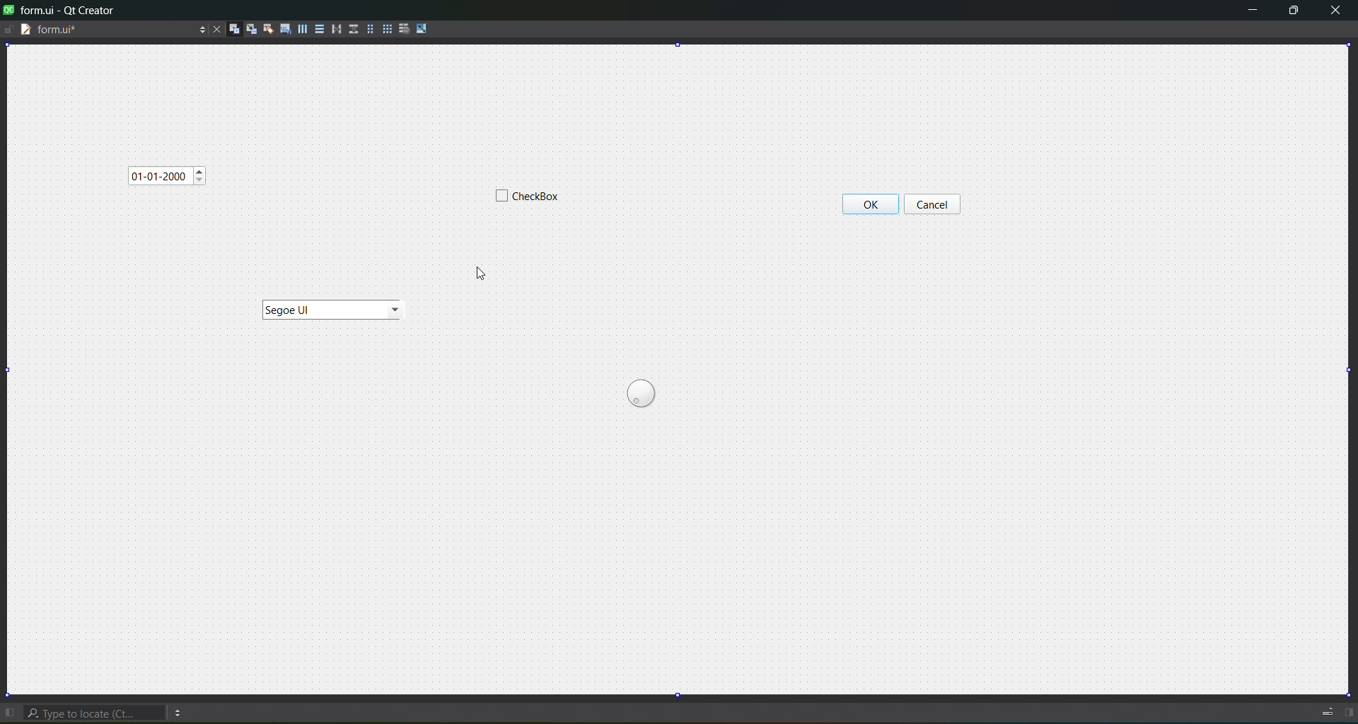 The width and height of the screenshot is (1358, 724). Describe the element at coordinates (894, 206) in the screenshot. I see `Widget` at that location.